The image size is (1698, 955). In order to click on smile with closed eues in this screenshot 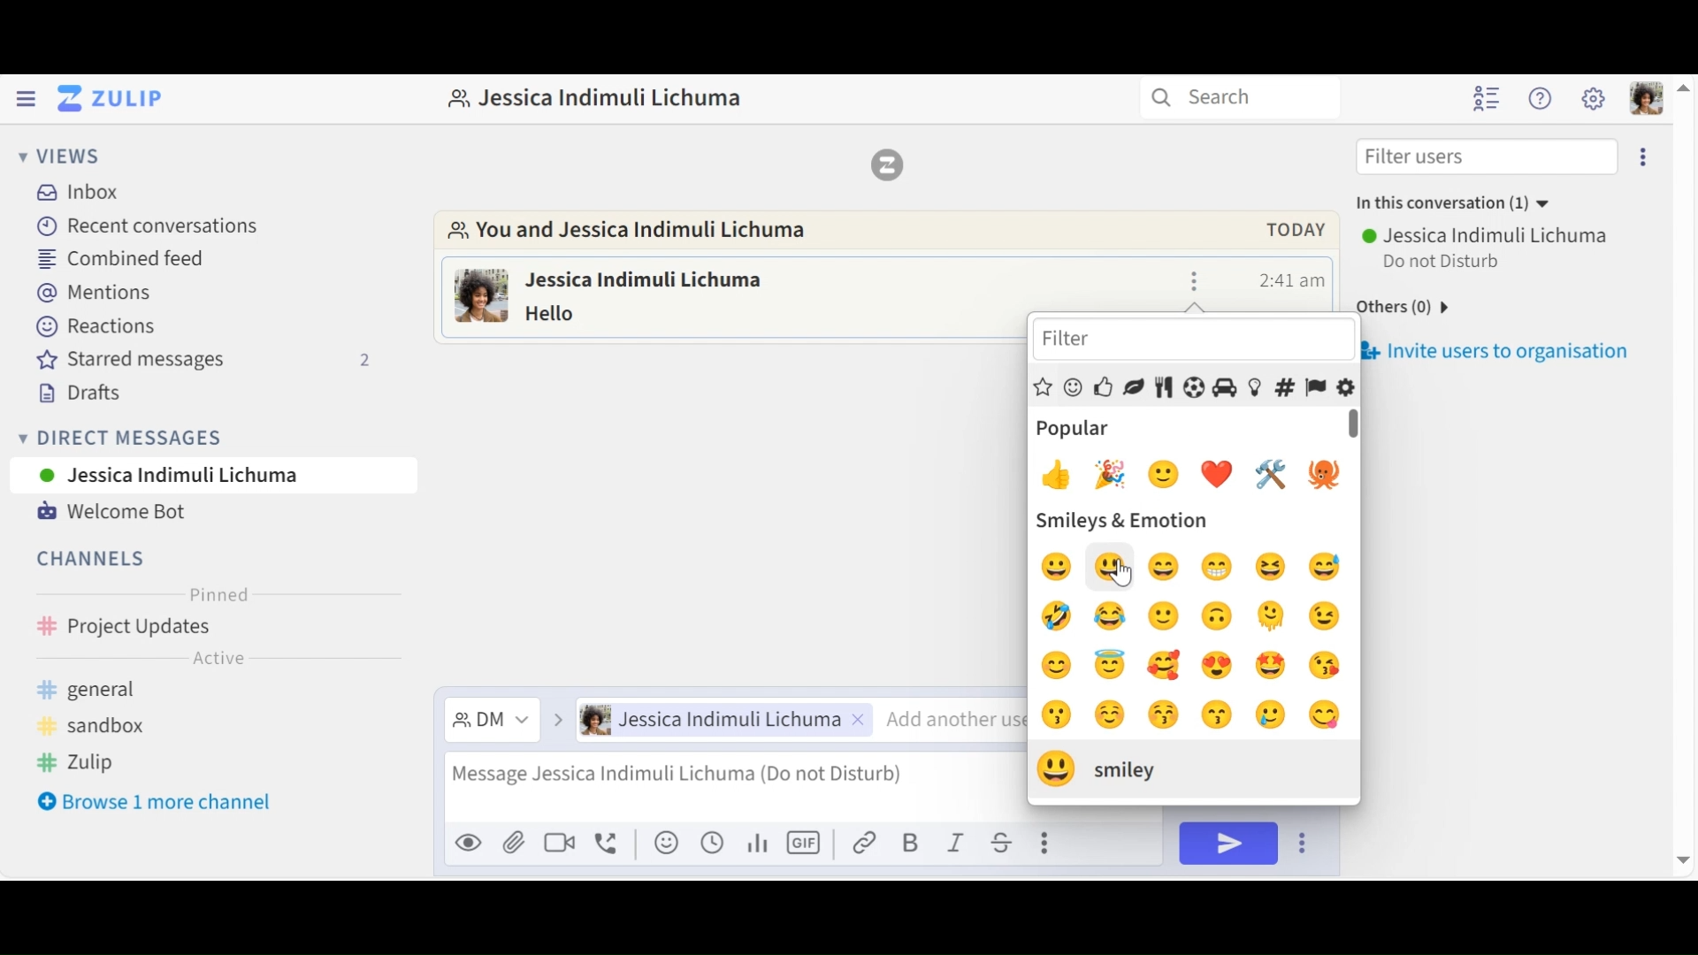, I will do `click(1062, 664)`.